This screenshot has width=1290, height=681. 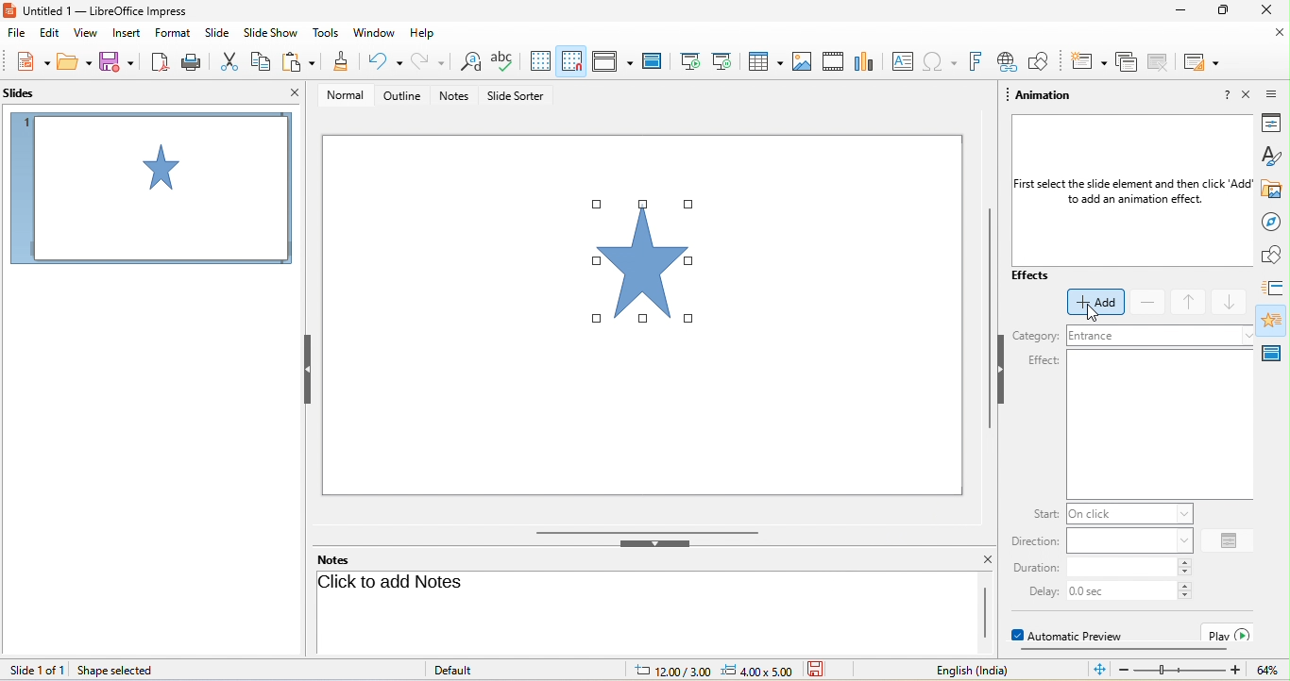 I want to click on select add, so click(x=1095, y=302).